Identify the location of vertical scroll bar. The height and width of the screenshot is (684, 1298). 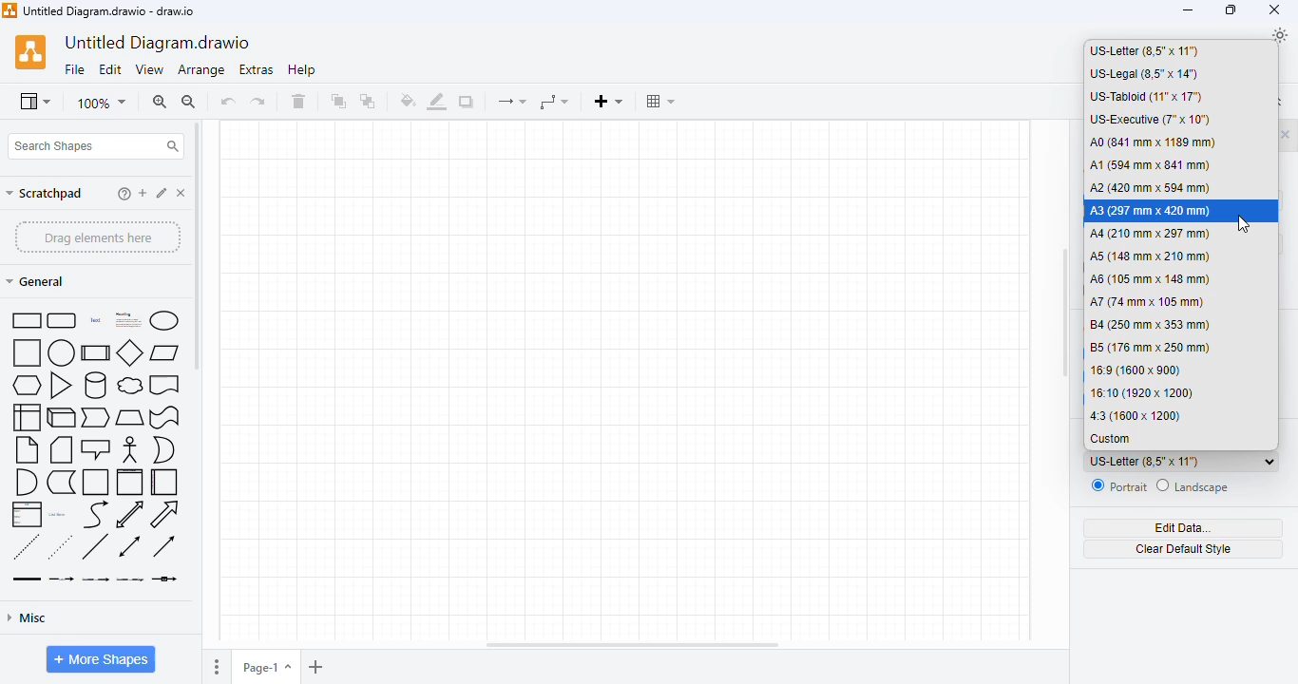
(1065, 314).